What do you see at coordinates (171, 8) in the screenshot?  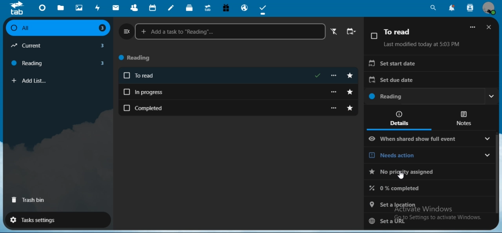 I see `notes` at bounding box center [171, 8].